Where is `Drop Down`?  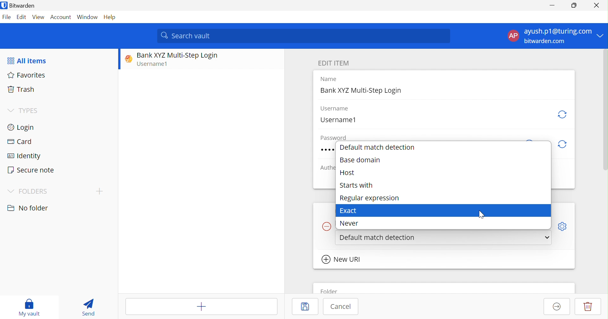
Drop Down is located at coordinates (10, 191).